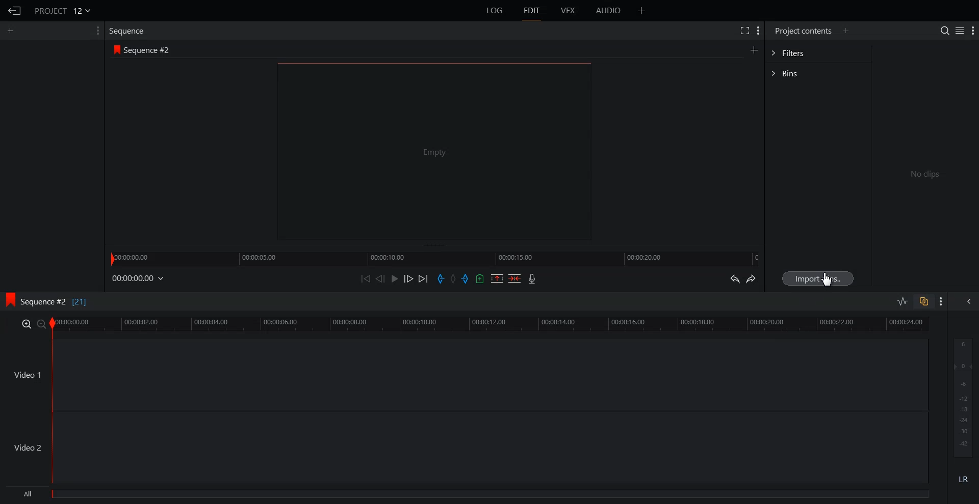 This screenshot has width=979, height=504. What do you see at coordinates (94, 31) in the screenshot?
I see `Show Setting Menu` at bounding box center [94, 31].